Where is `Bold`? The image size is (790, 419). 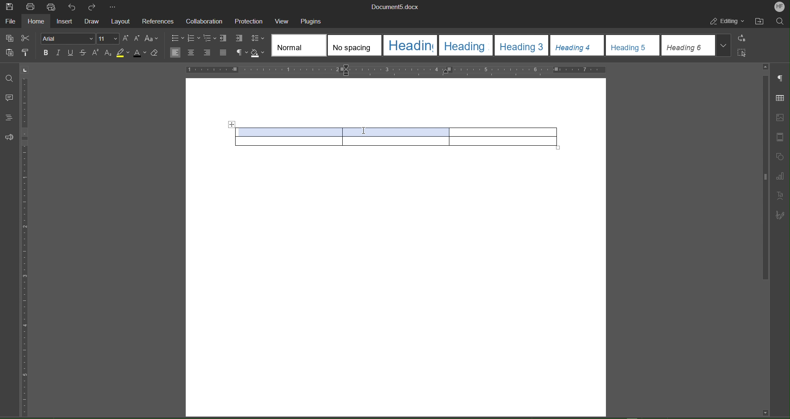 Bold is located at coordinates (46, 53).